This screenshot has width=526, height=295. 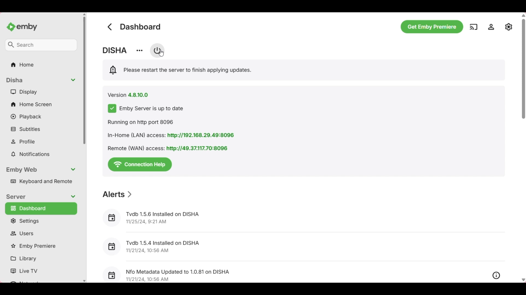 What do you see at coordinates (41, 104) in the screenshot?
I see `Home screen` at bounding box center [41, 104].